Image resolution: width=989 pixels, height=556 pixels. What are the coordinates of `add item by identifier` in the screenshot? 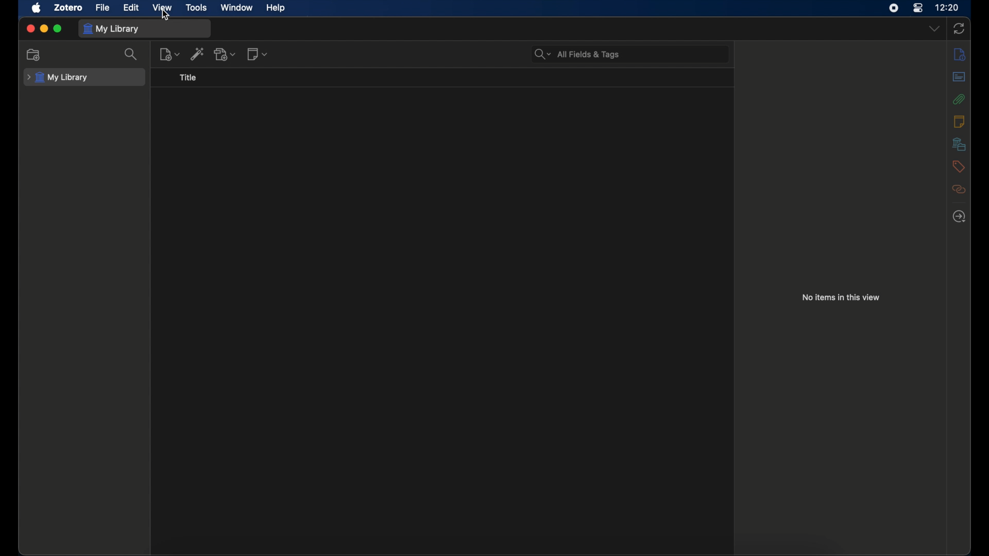 It's located at (197, 55).